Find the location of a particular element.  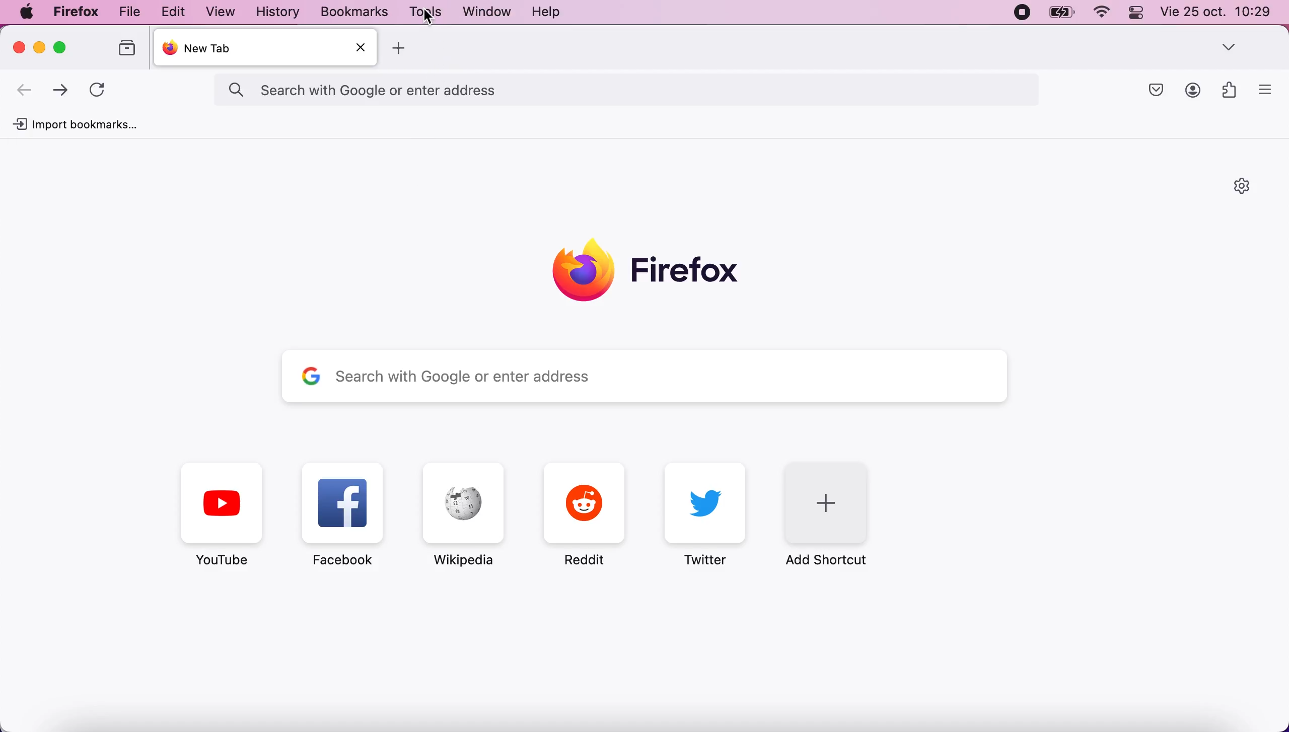

Add Shortcut is located at coordinates (833, 514).